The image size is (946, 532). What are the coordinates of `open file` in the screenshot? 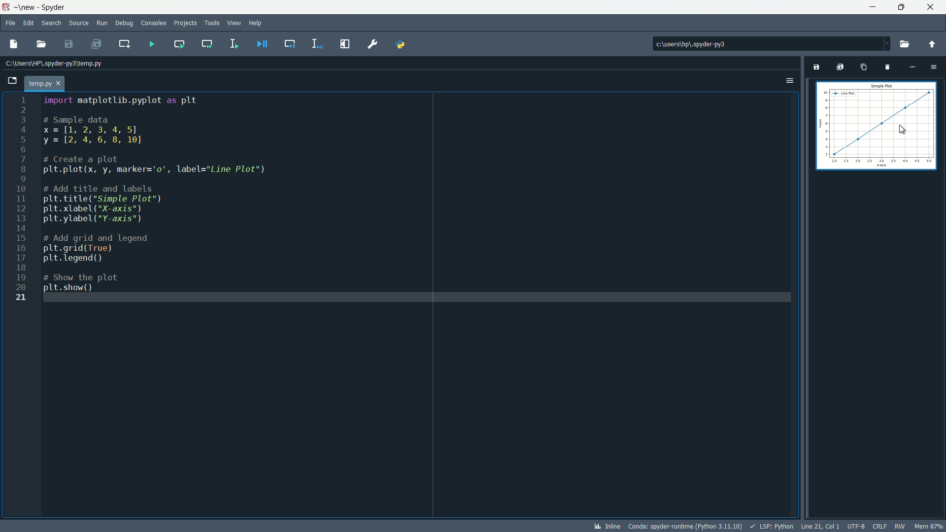 It's located at (43, 44).